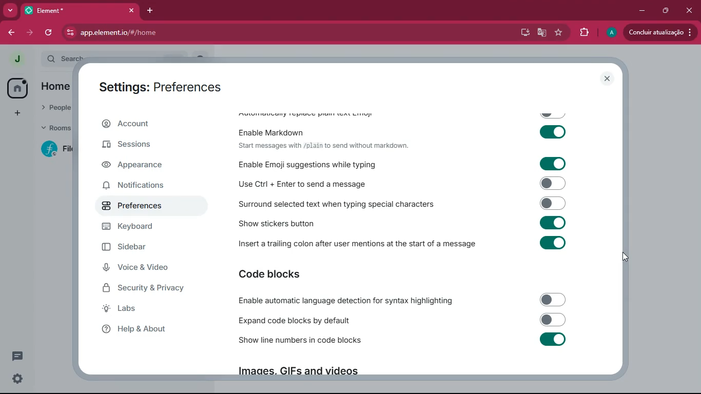  I want to click on Start messages with /plain to send without markdown., so click(323, 146).